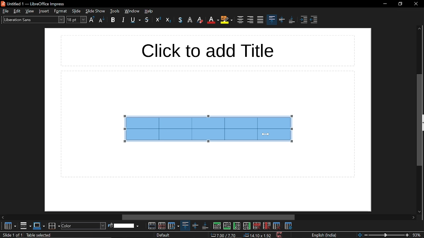  What do you see at coordinates (227, 20) in the screenshot?
I see `highlight` at bounding box center [227, 20].